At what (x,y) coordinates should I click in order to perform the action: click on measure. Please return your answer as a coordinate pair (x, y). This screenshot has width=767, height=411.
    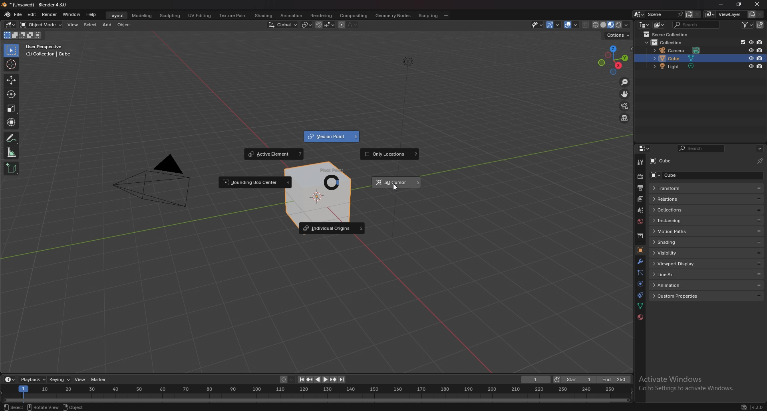
    Looking at the image, I should click on (12, 152).